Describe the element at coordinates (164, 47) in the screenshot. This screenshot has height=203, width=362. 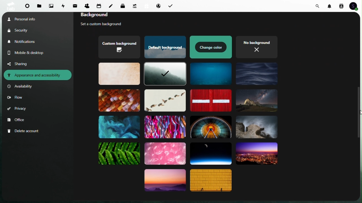
I see `Themes` at that location.